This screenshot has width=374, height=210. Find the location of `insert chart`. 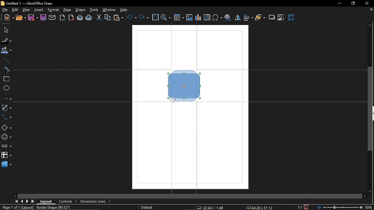

insert chart is located at coordinates (198, 17).